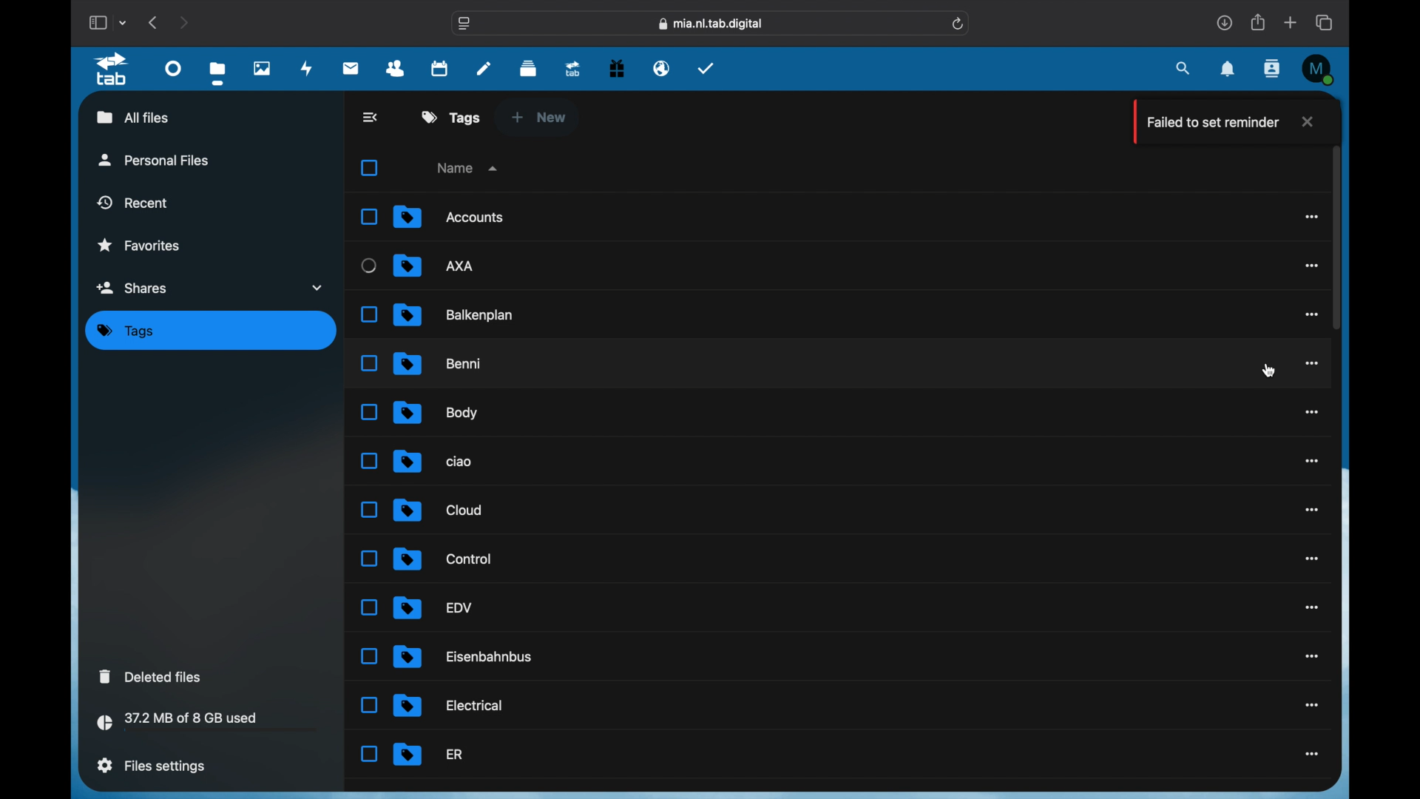 Image resolution: width=1420 pixels, height=799 pixels. I want to click on more options, so click(1313, 558).